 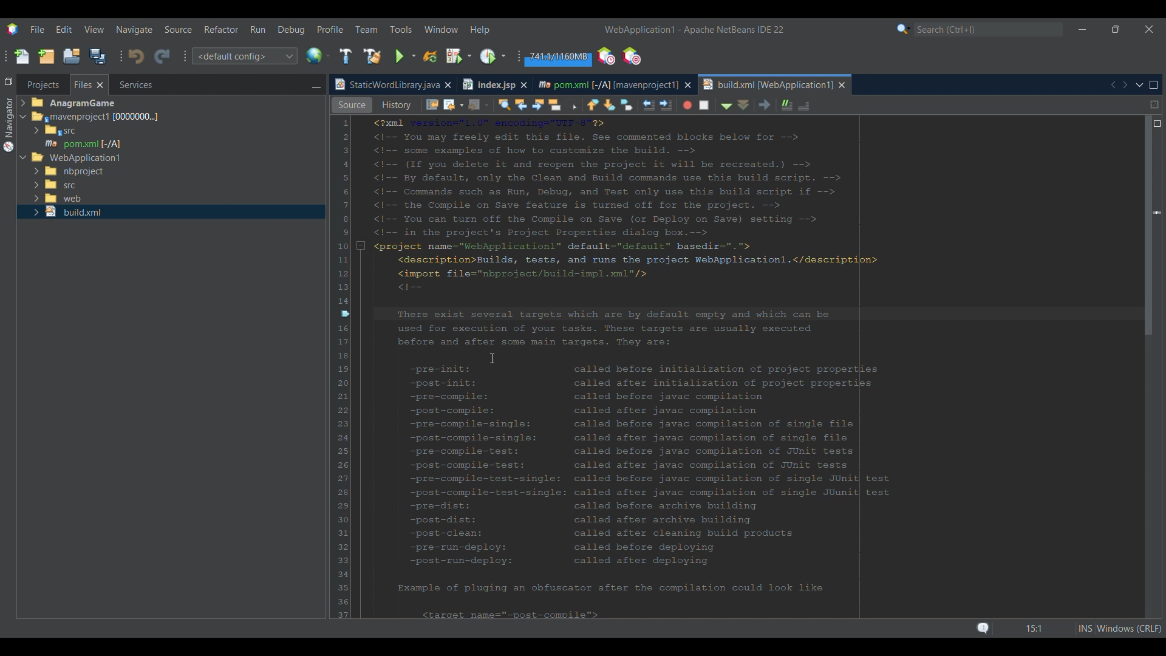 I want to click on Toggle rectangular selection, so click(x=683, y=106).